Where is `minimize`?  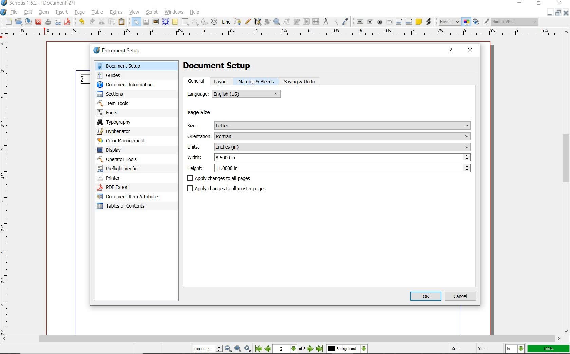 minimize is located at coordinates (519, 3).